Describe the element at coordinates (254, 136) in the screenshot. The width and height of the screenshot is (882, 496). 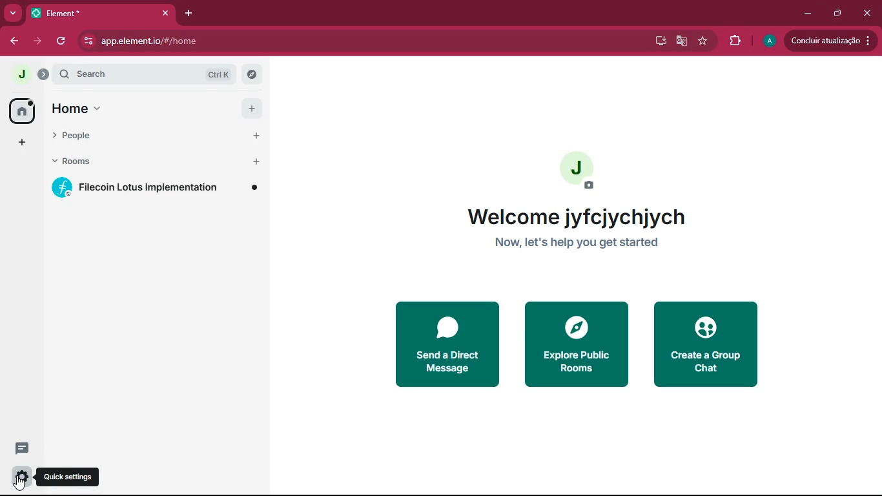
I see `add button` at that location.